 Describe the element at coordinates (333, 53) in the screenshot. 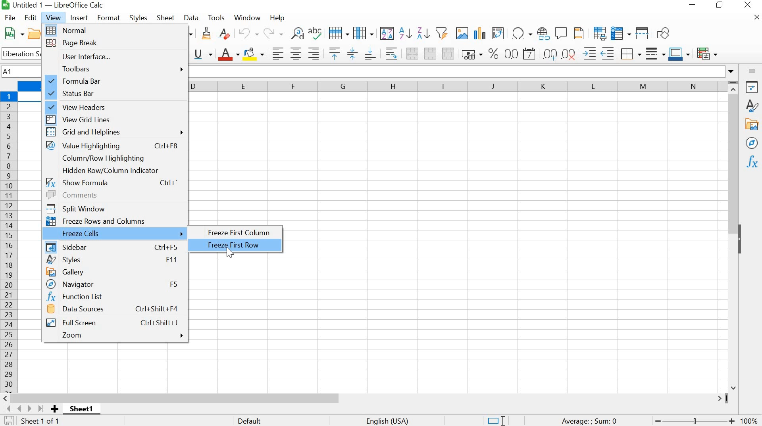

I see `ALIGN TOP` at that location.